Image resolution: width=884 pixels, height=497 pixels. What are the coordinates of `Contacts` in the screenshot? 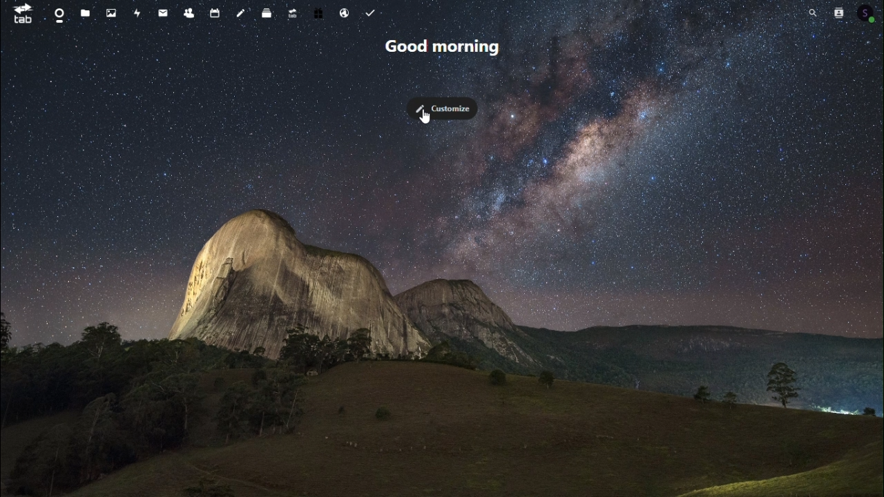 It's located at (192, 10).